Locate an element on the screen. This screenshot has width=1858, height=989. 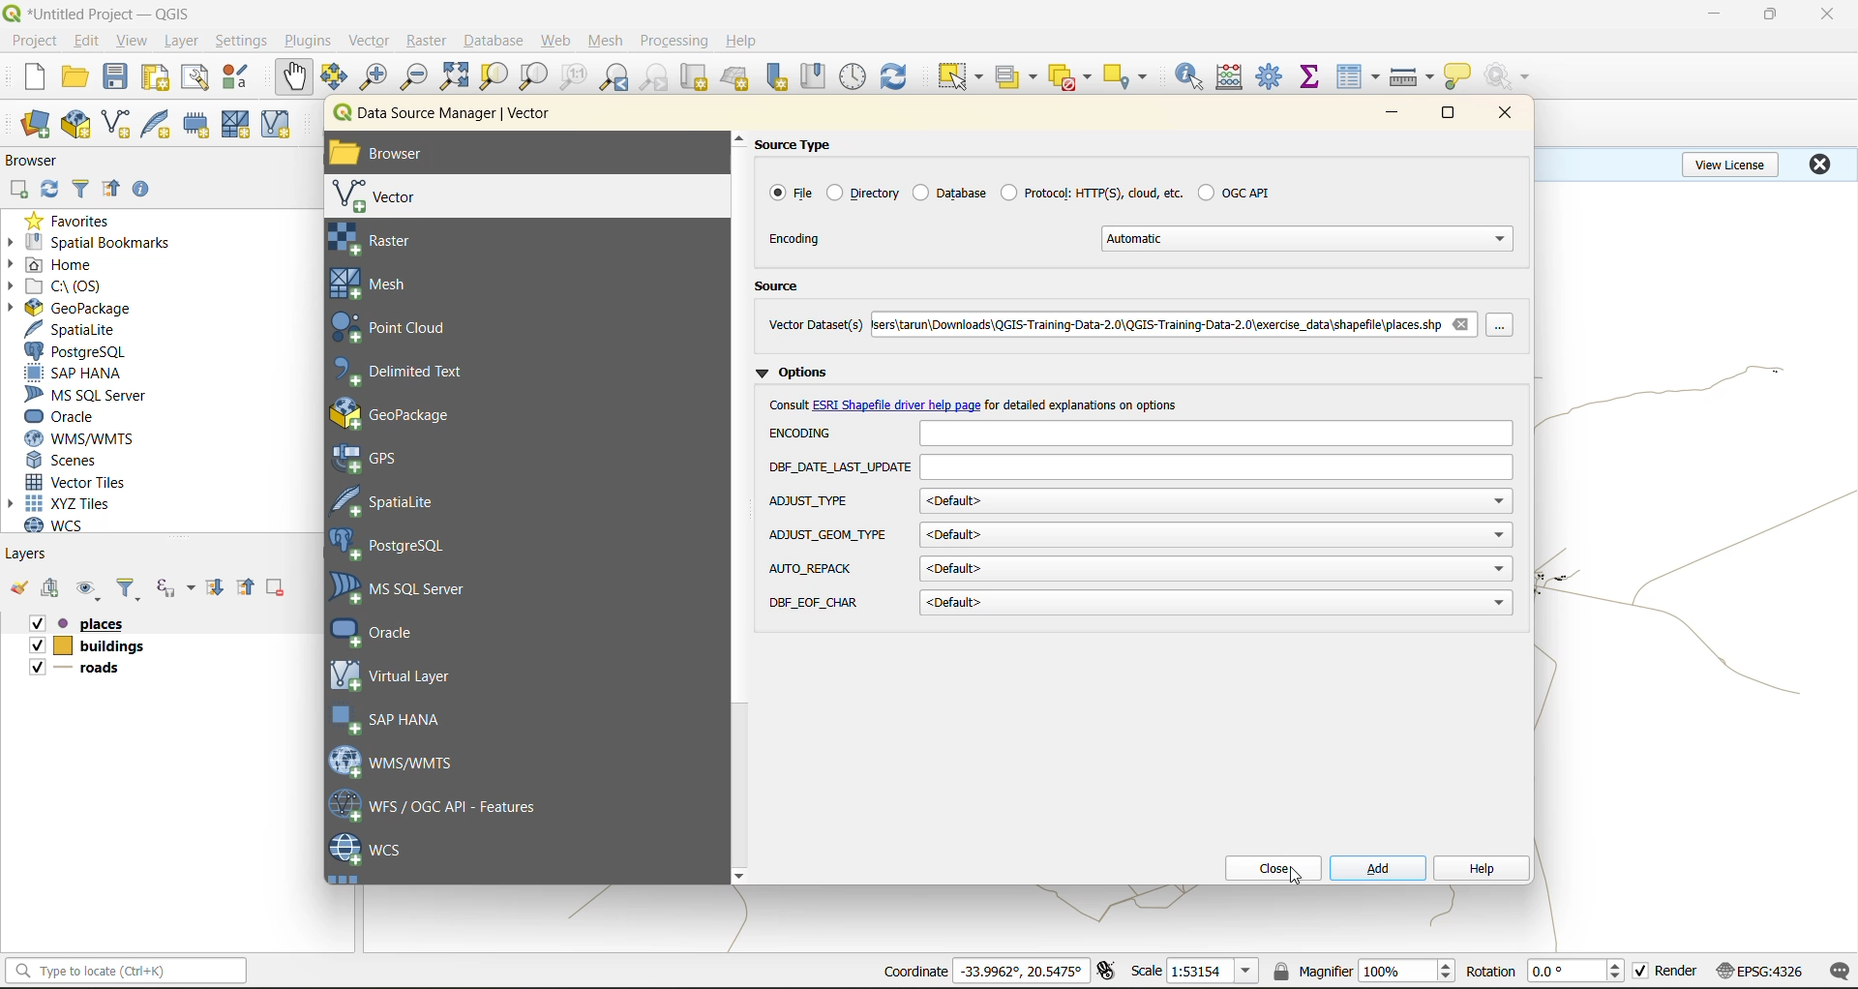
plugins is located at coordinates (313, 40).